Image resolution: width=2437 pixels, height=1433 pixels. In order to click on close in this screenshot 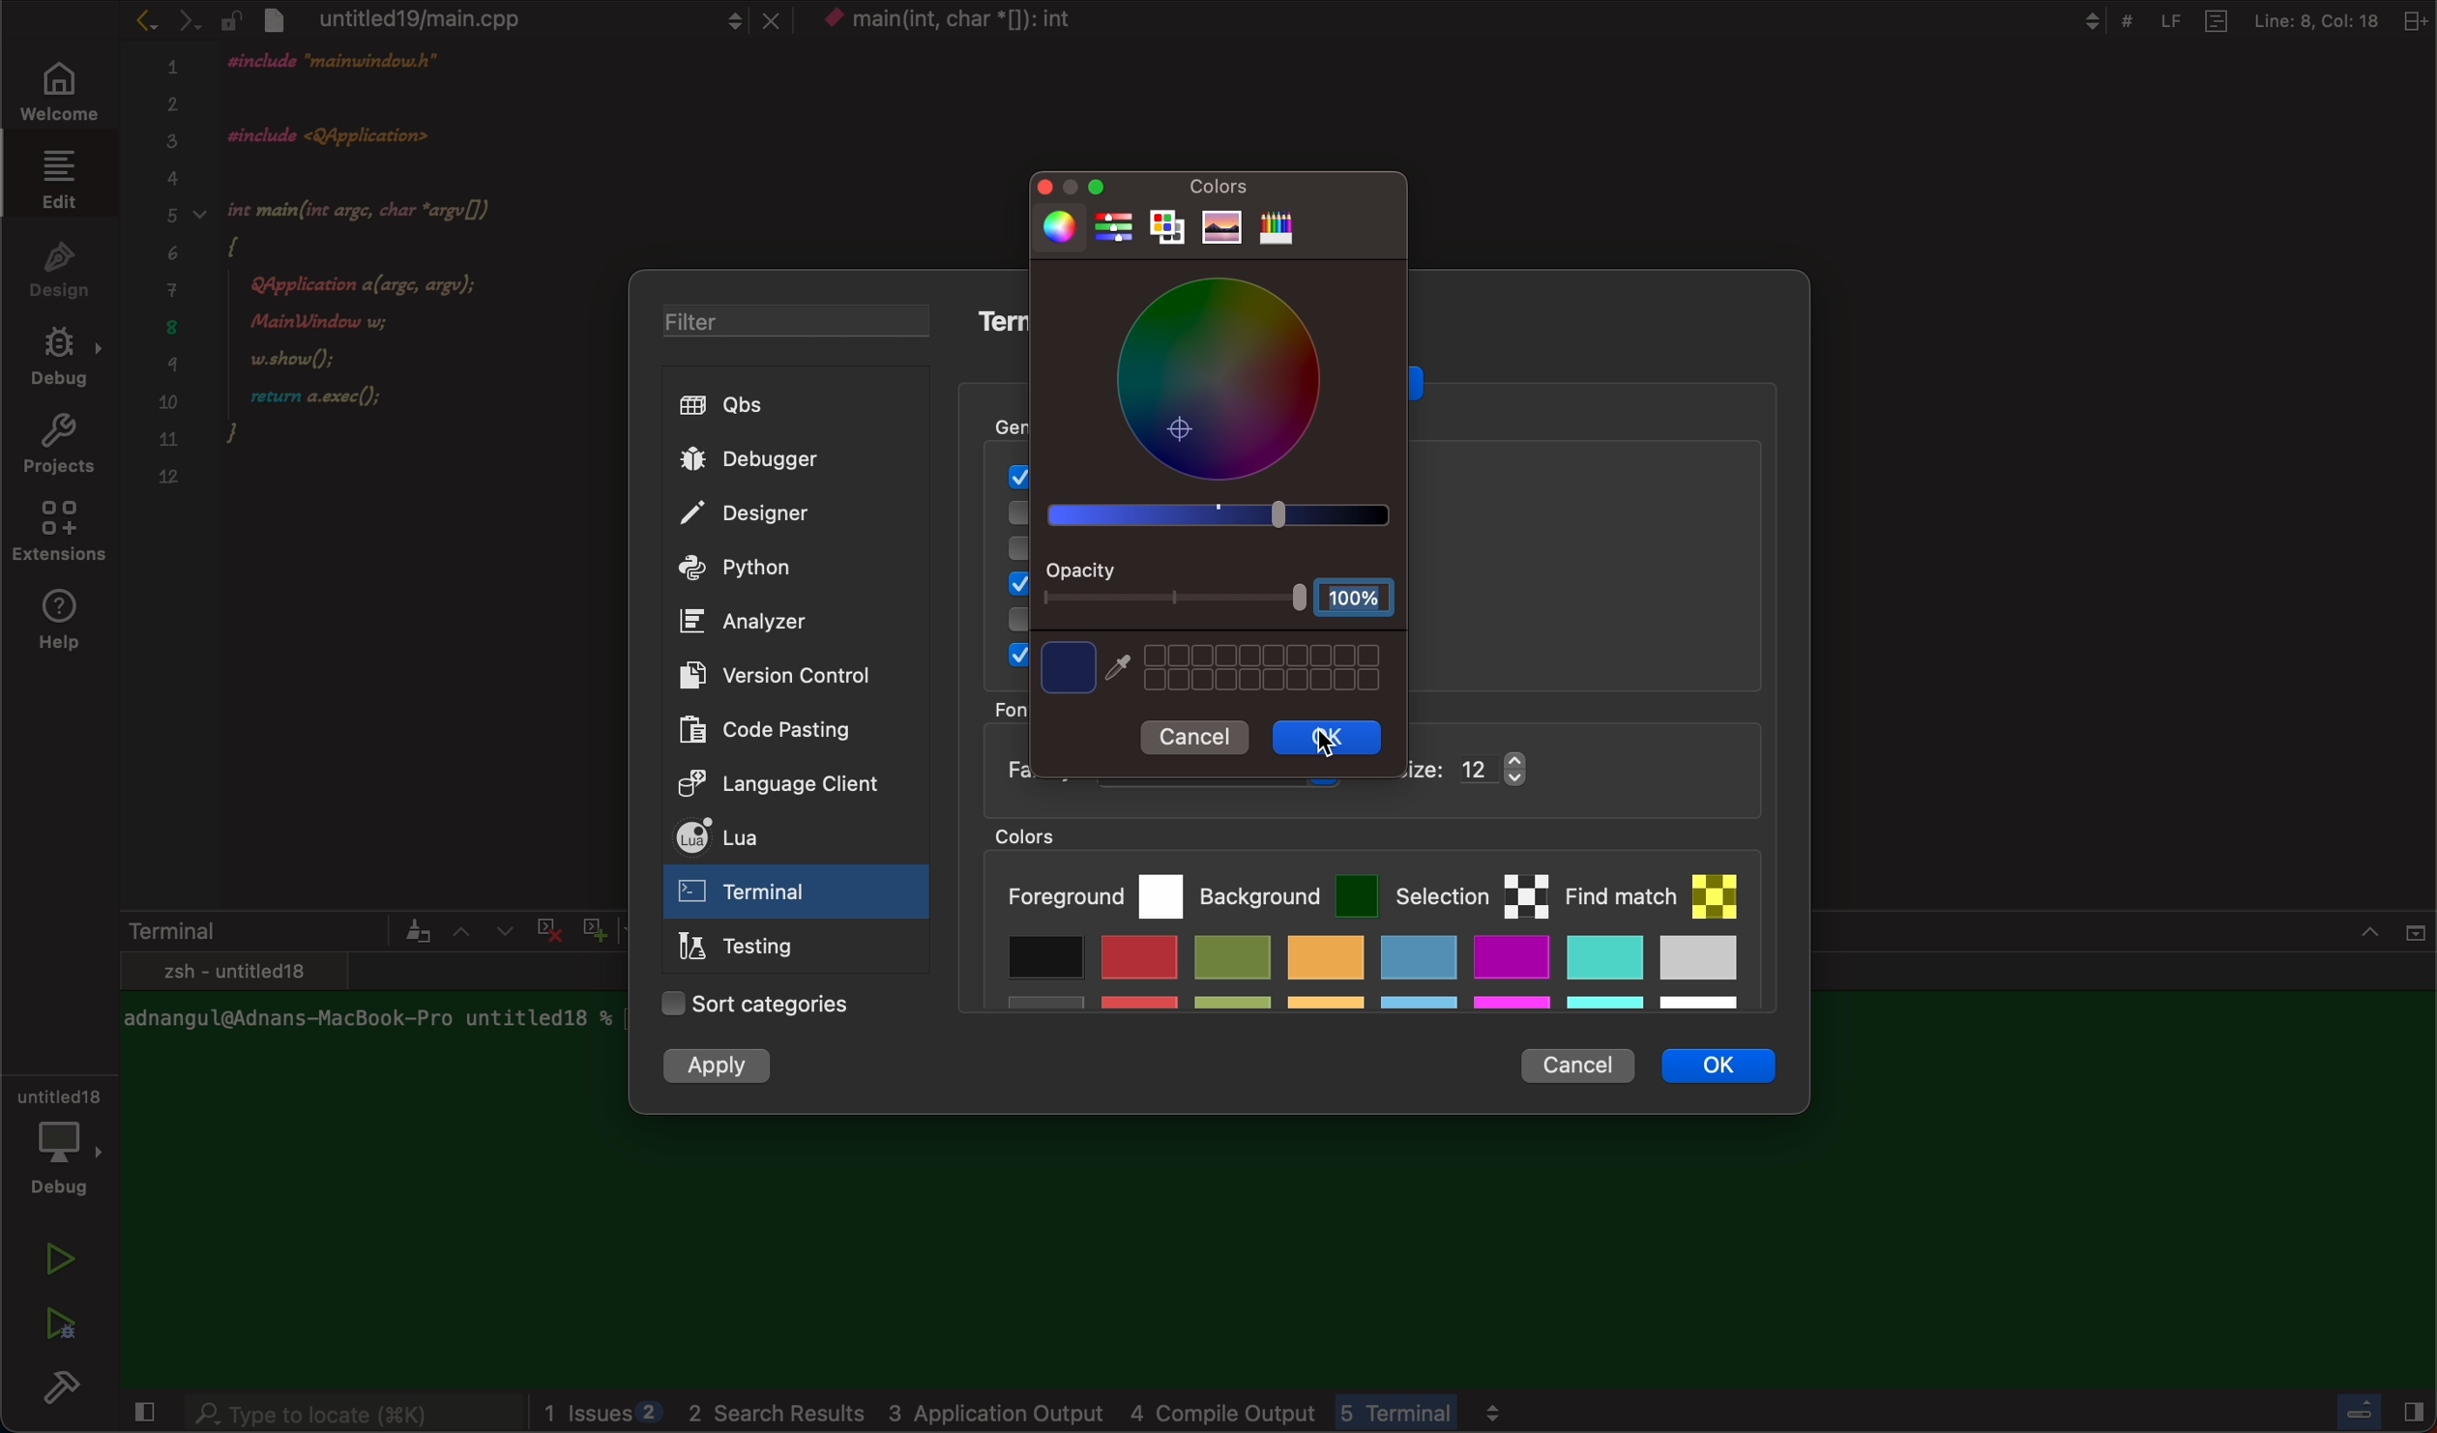, I will do `click(140, 1415)`.